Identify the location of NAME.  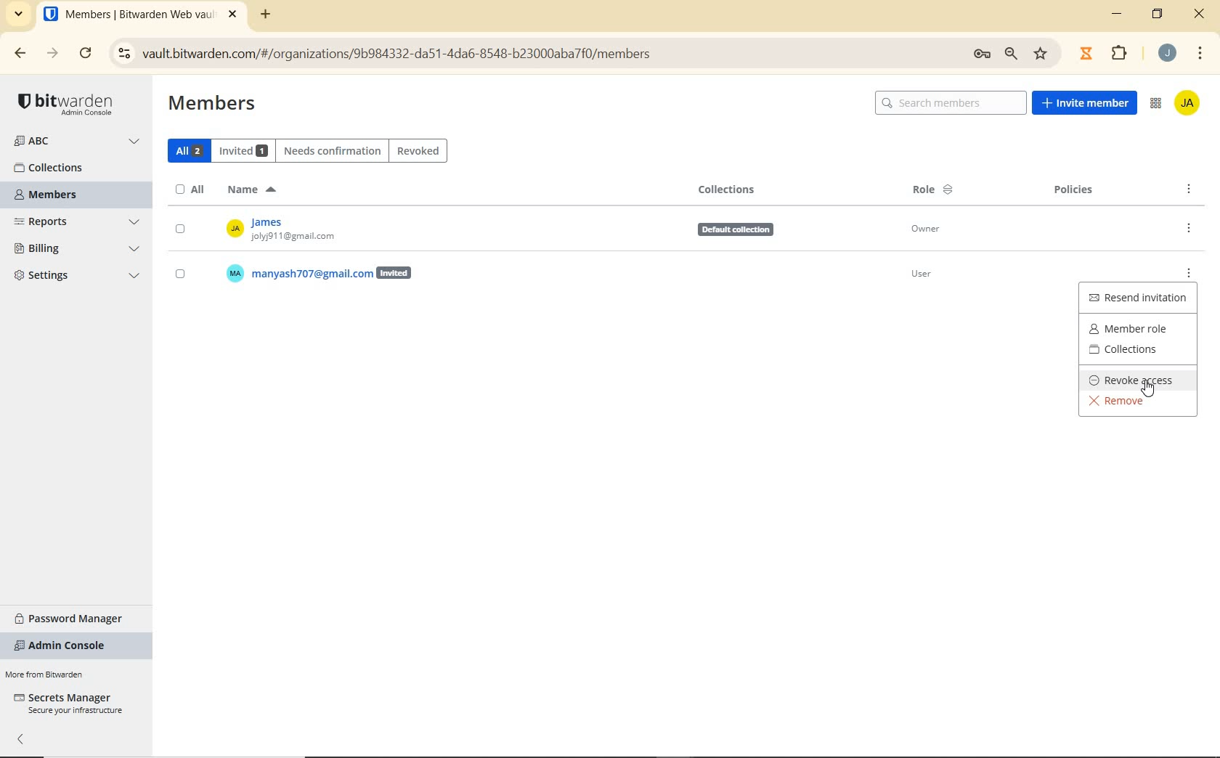
(251, 190).